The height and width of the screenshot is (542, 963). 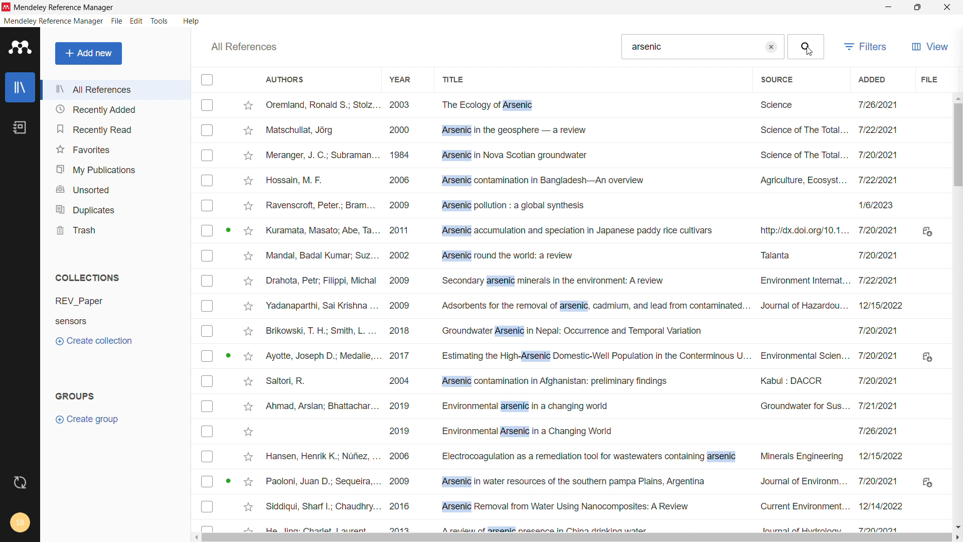 I want to click on ‘Yadanaparthi, Sai Krishna ... 2009 Adsorbents for the removal of arsenic, cadmium, and lead from contaminated. Journal of Hazardou... 12/15/2022, so click(x=582, y=305).